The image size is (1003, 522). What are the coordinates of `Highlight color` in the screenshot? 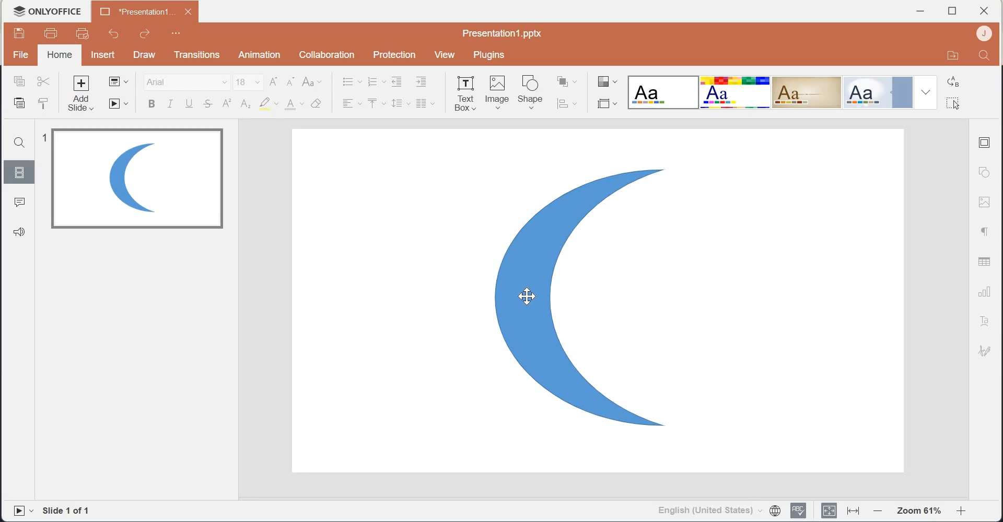 It's located at (269, 103).